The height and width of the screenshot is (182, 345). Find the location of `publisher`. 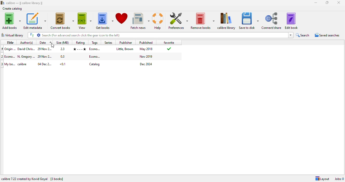

publisher is located at coordinates (125, 49).